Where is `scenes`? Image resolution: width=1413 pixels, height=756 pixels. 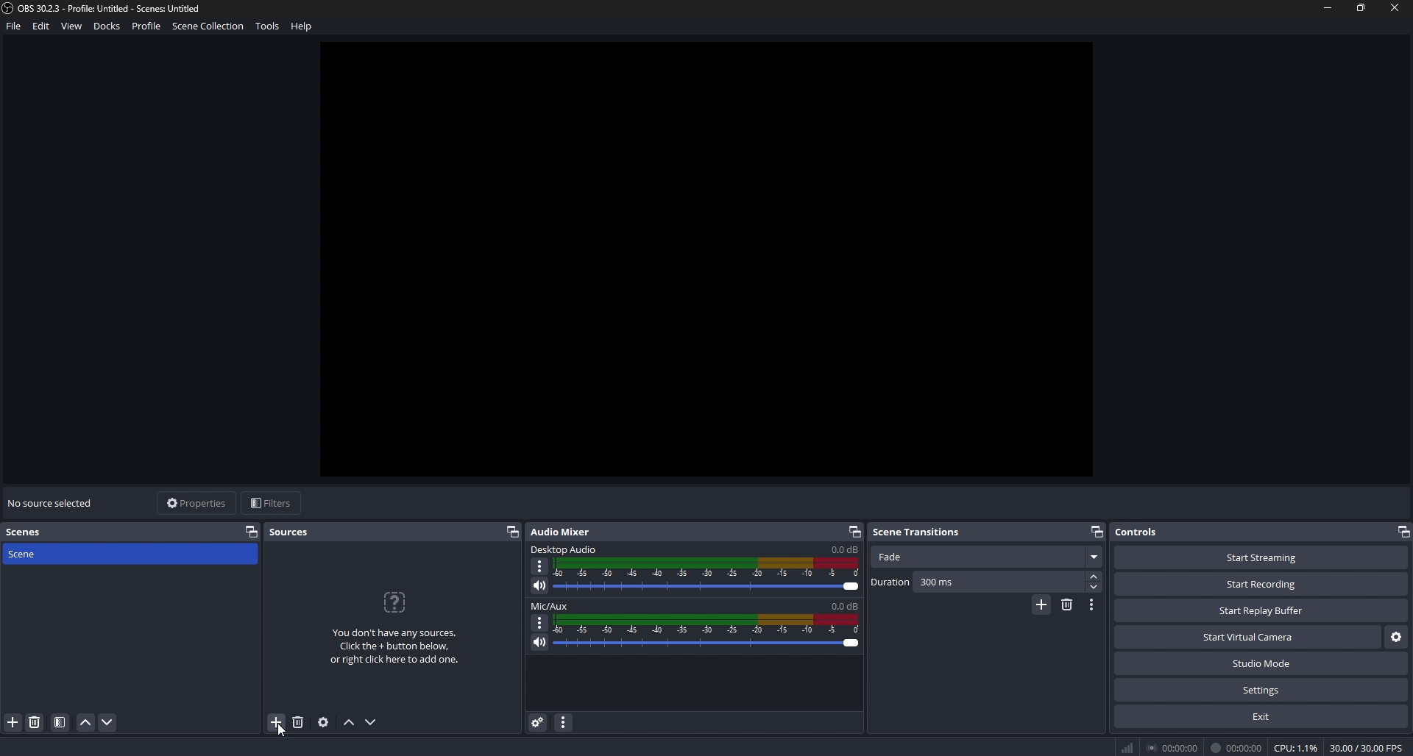
scenes is located at coordinates (27, 532).